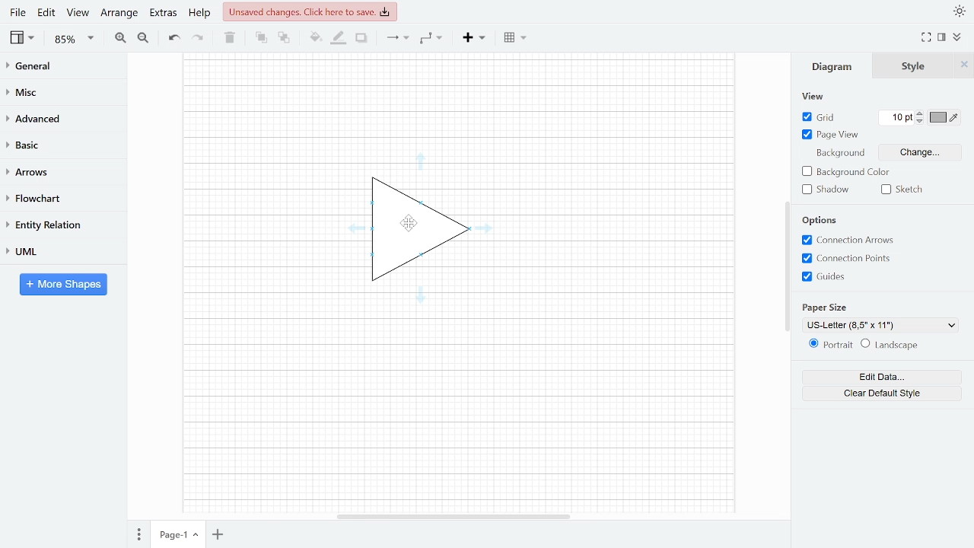 This screenshot has height=548, width=974. What do you see at coordinates (815, 97) in the screenshot?
I see `view` at bounding box center [815, 97].